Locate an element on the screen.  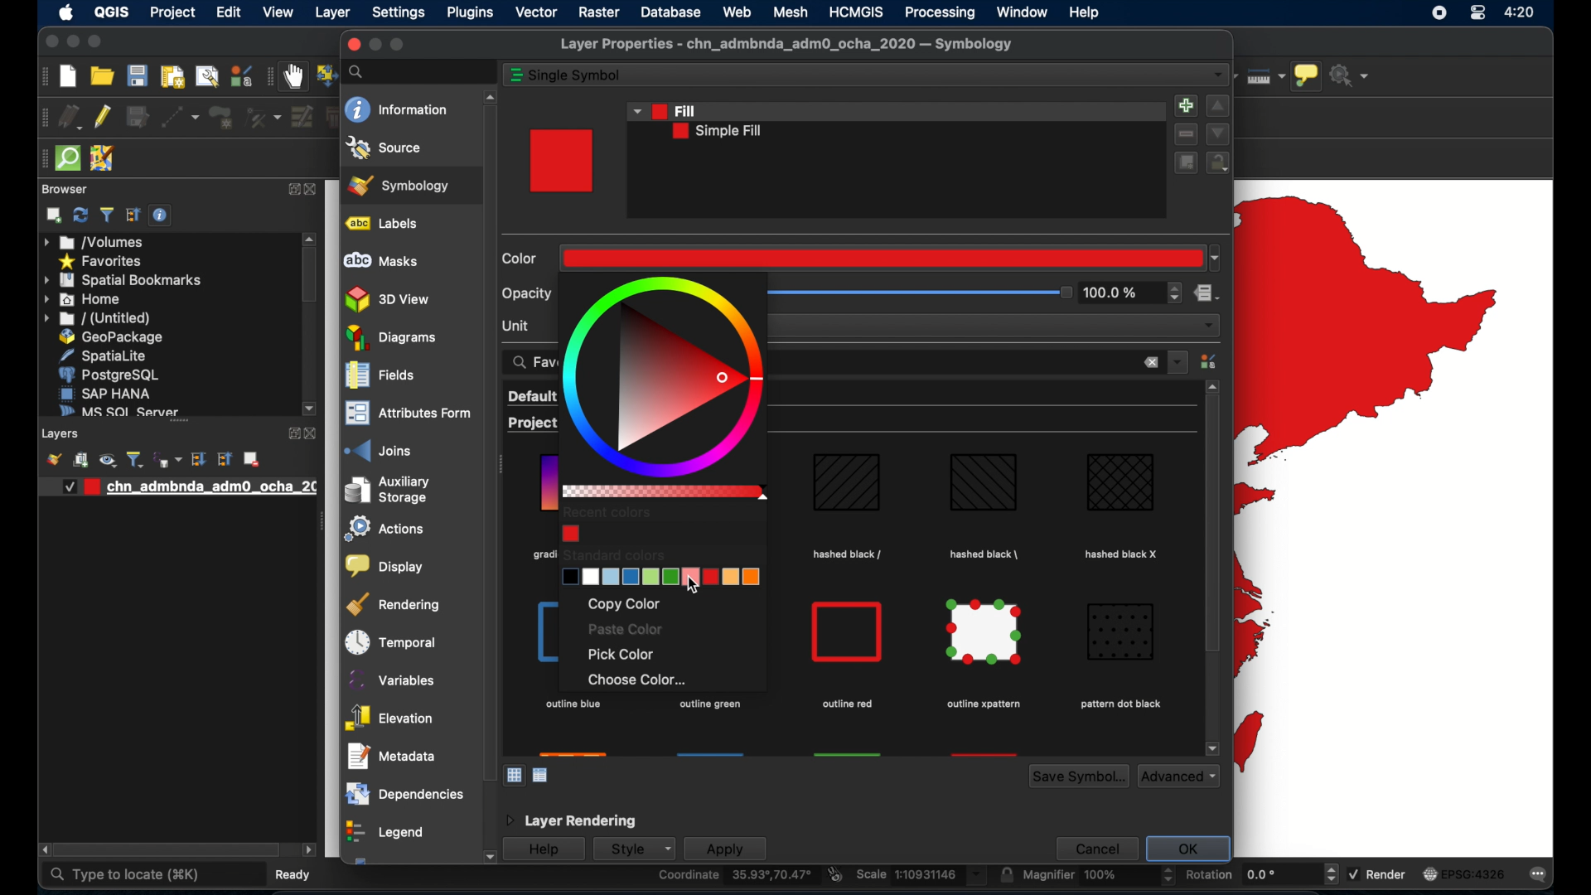
choose color is located at coordinates (637, 681).